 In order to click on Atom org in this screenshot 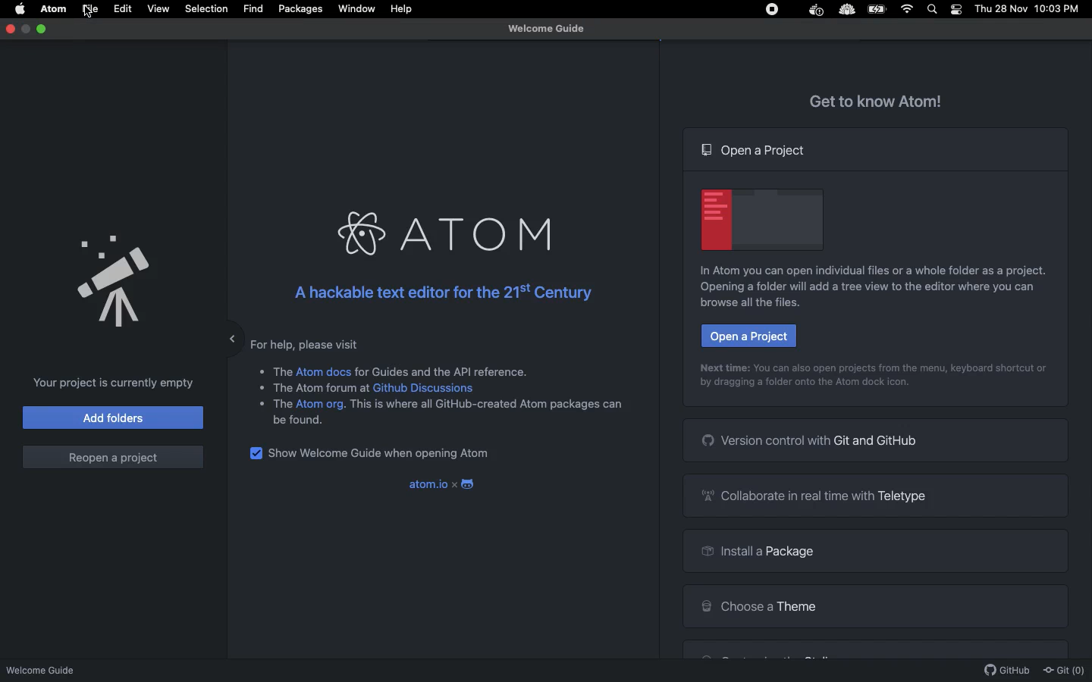, I will do `click(321, 406)`.